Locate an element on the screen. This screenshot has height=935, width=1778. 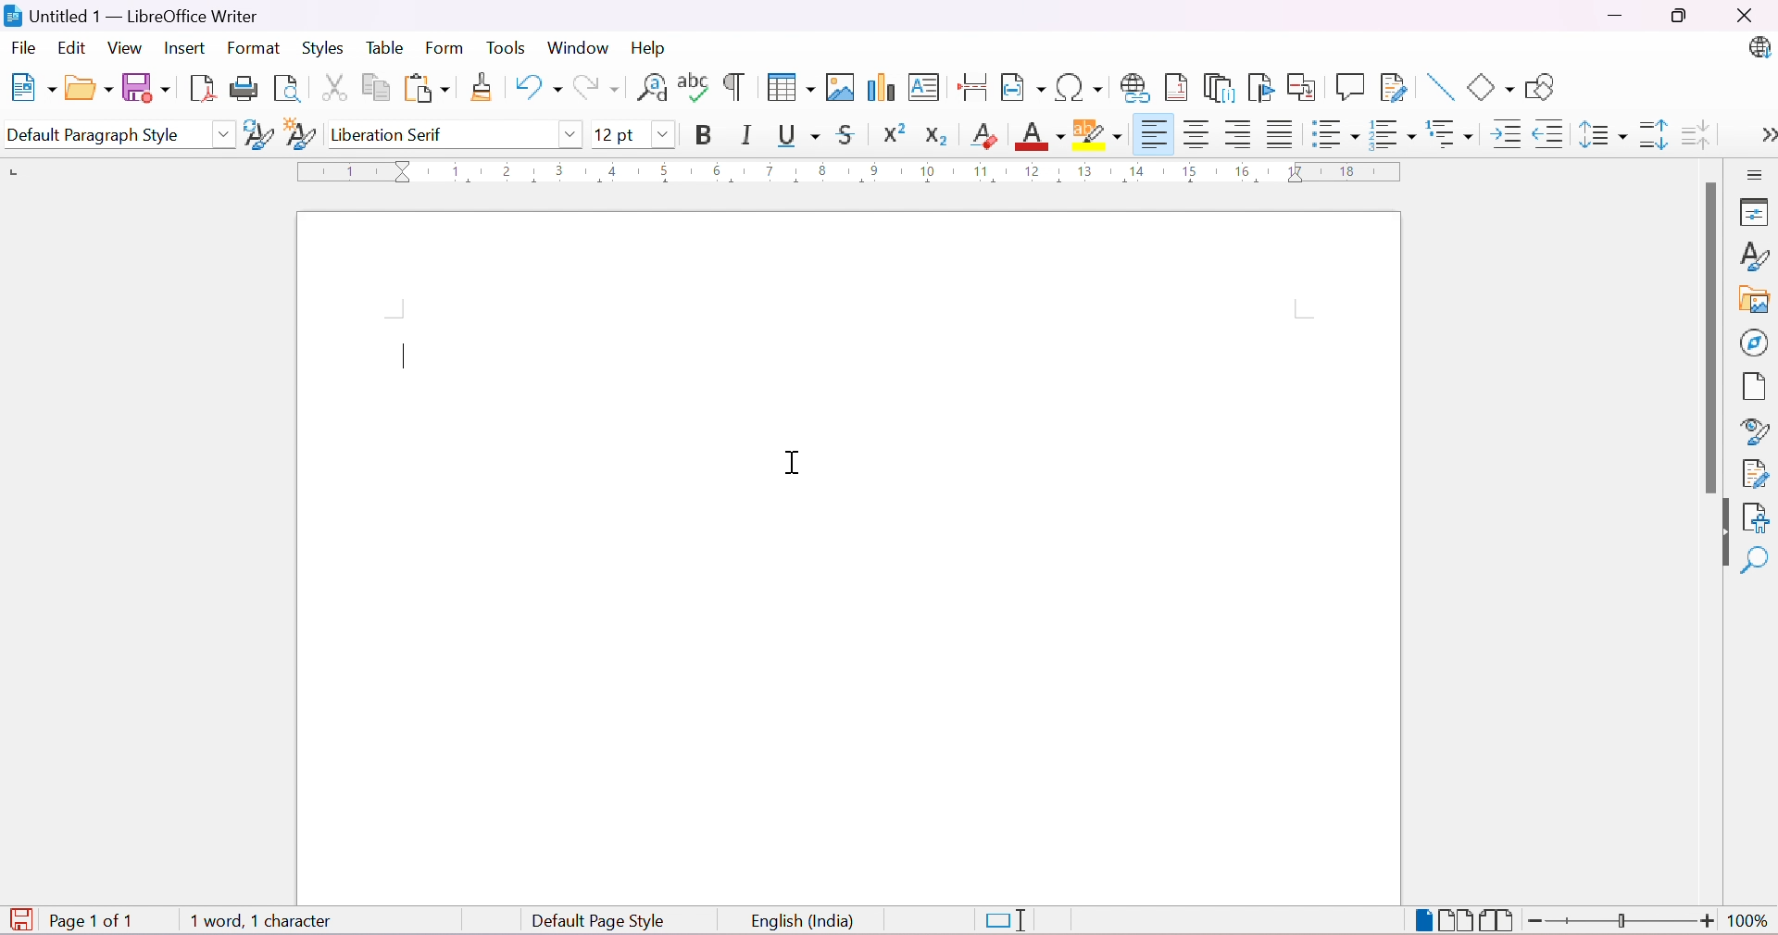
Untitled 1 - LibreOffice Writer is located at coordinates (130, 15).